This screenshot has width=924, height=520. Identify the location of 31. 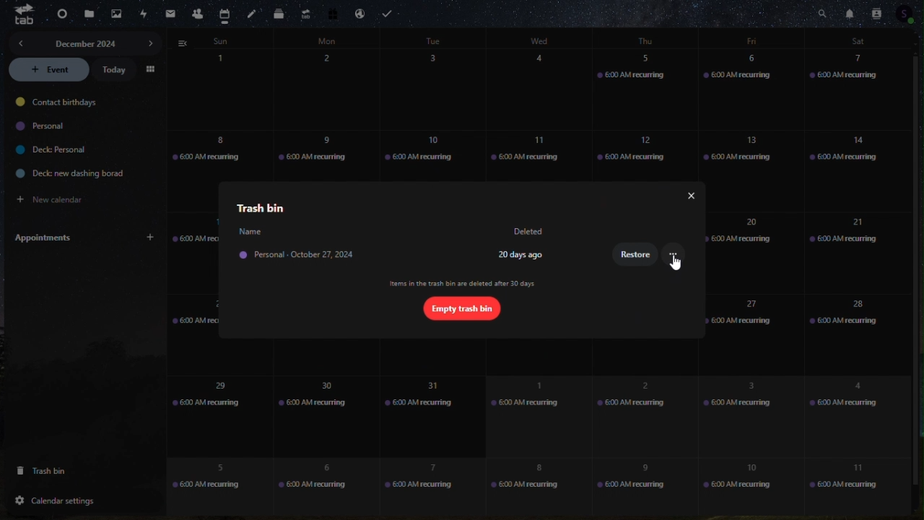
(432, 415).